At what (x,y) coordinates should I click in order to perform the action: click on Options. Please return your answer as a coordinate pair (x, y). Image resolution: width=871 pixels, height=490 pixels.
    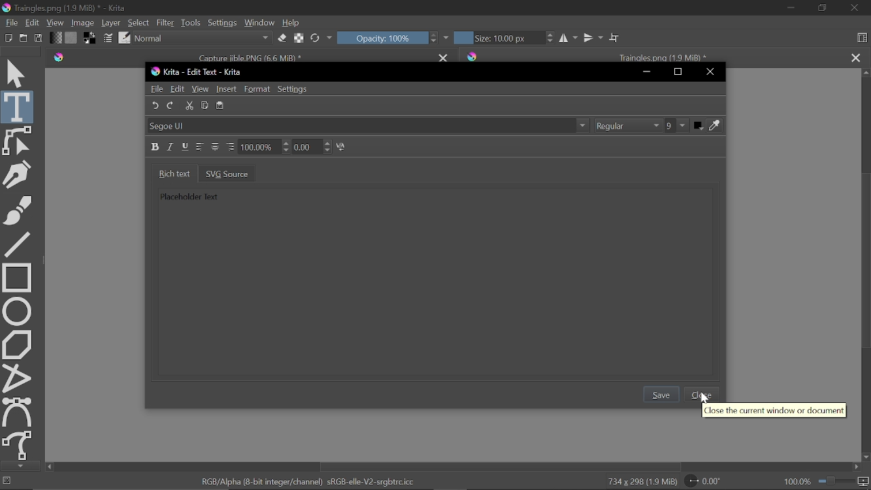
    Looking at the image, I should click on (583, 126).